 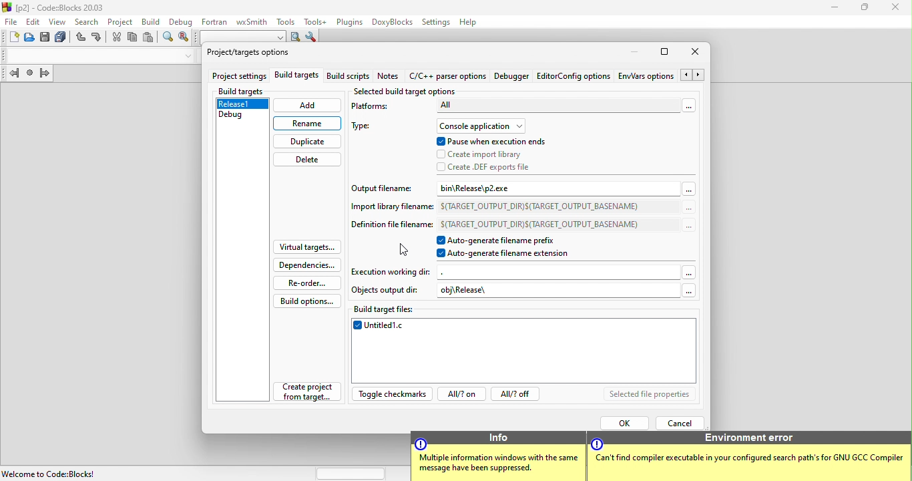 What do you see at coordinates (31, 75) in the screenshot?
I see `last jump` at bounding box center [31, 75].